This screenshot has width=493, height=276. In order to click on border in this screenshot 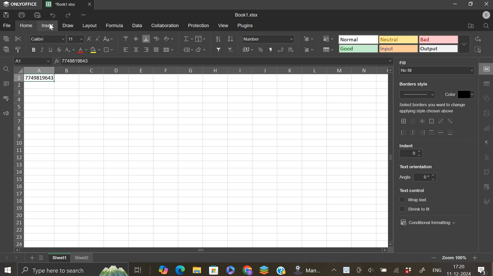, I will do `click(108, 50)`.